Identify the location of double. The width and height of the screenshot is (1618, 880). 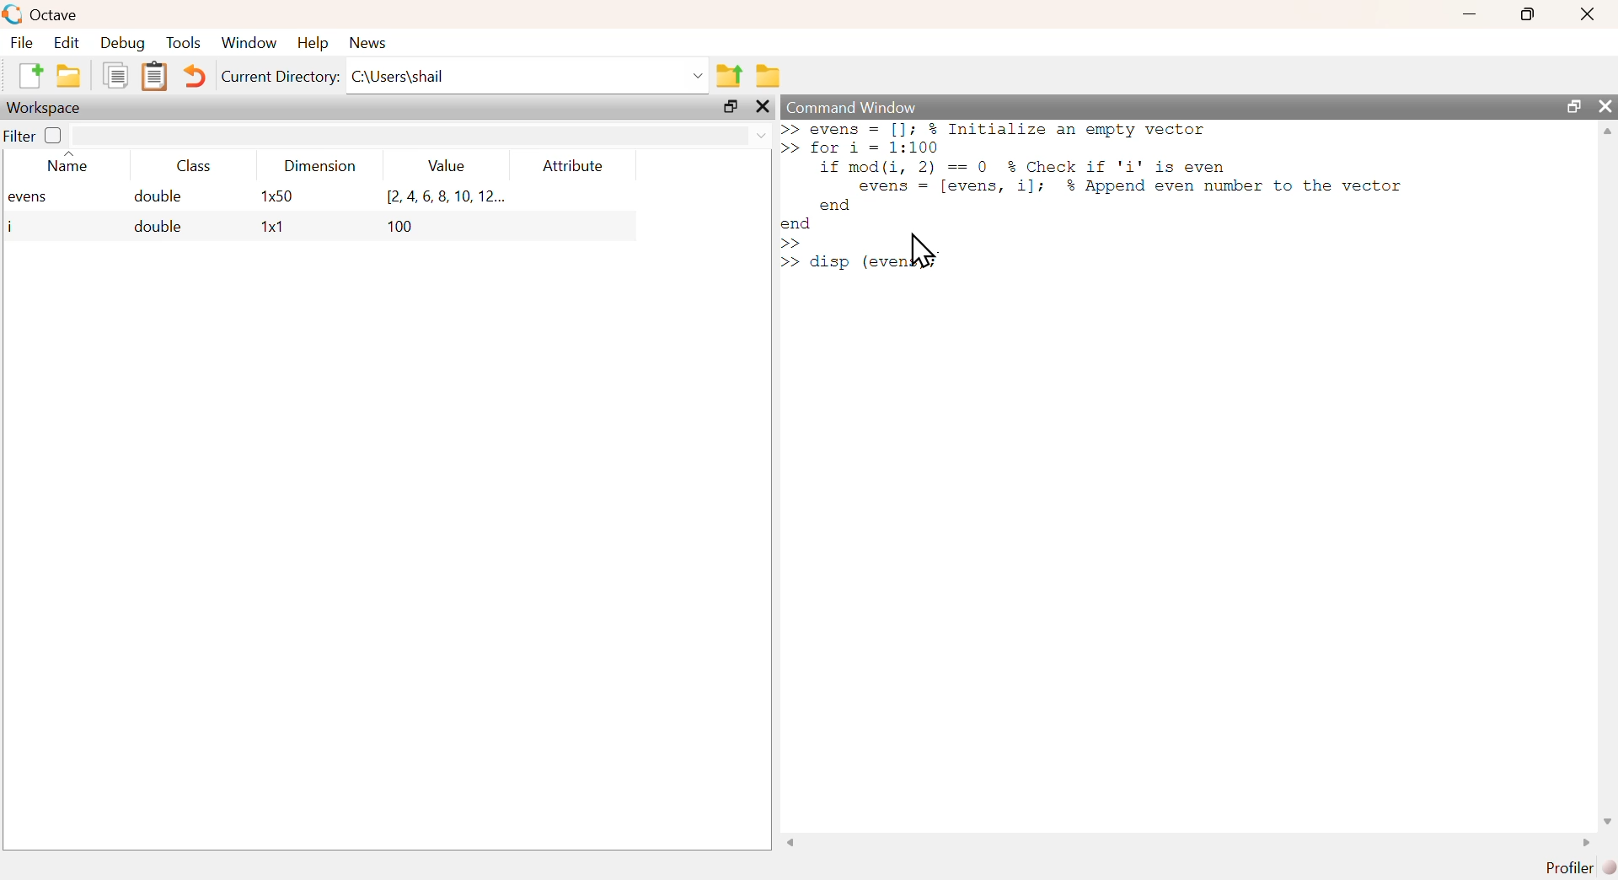
(163, 197).